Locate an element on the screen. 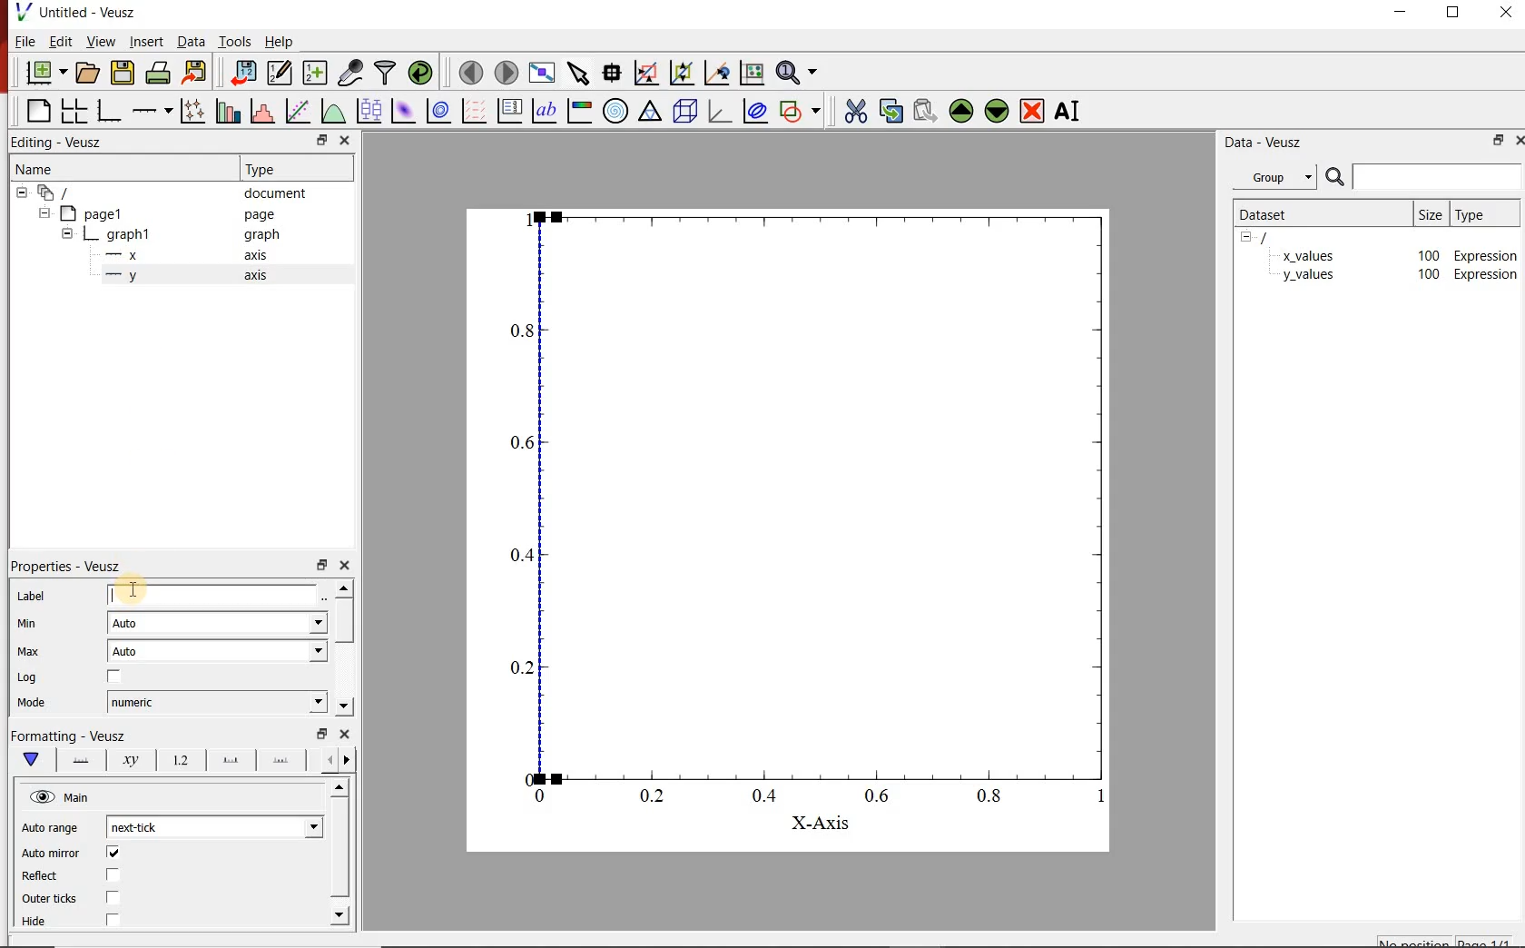 The image size is (1525, 948). 100 is located at coordinates (1428, 254).